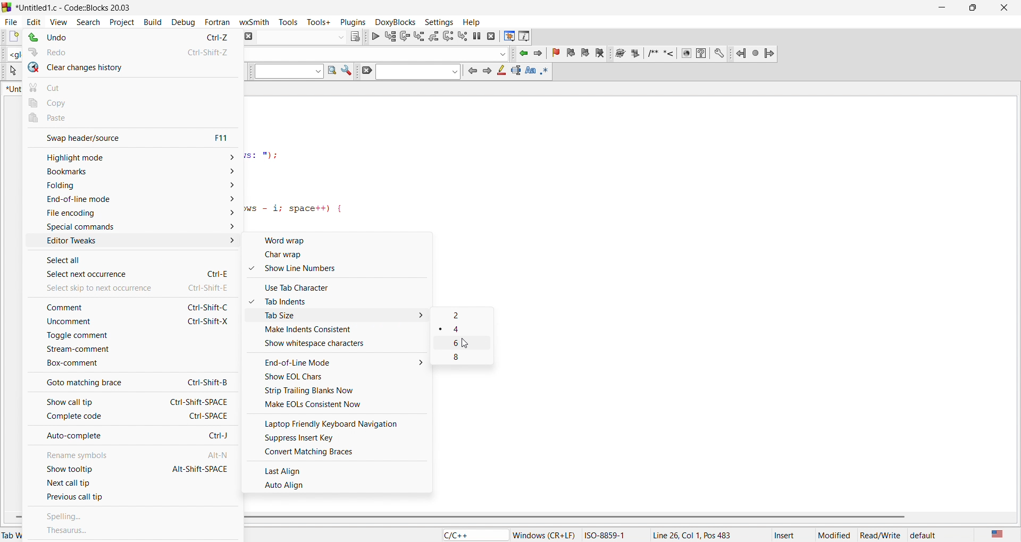 The width and height of the screenshot is (1021, 542). I want to click on icon, so click(471, 71).